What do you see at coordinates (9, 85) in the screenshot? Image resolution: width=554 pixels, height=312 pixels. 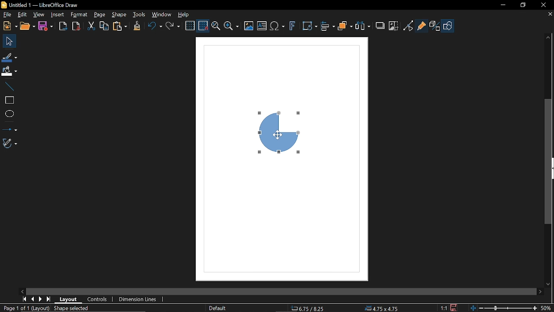 I see `Line` at bounding box center [9, 85].